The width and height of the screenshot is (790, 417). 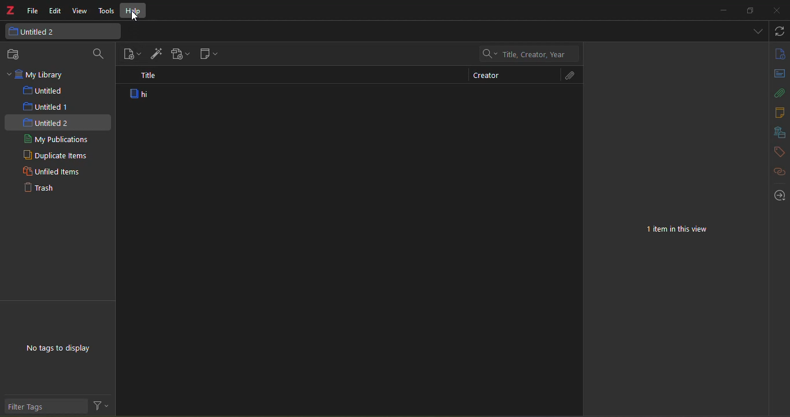 What do you see at coordinates (779, 94) in the screenshot?
I see `attach` at bounding box center [779, 94].